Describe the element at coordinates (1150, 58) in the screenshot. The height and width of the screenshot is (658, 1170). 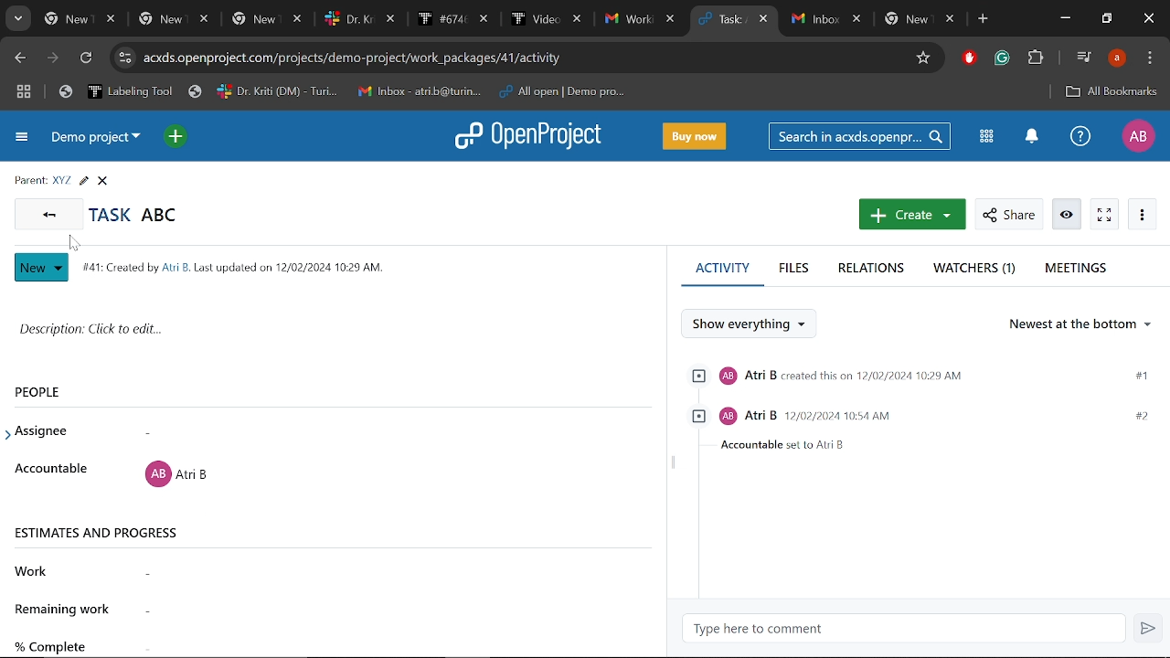
I see `Customize and control chrome` at that location.